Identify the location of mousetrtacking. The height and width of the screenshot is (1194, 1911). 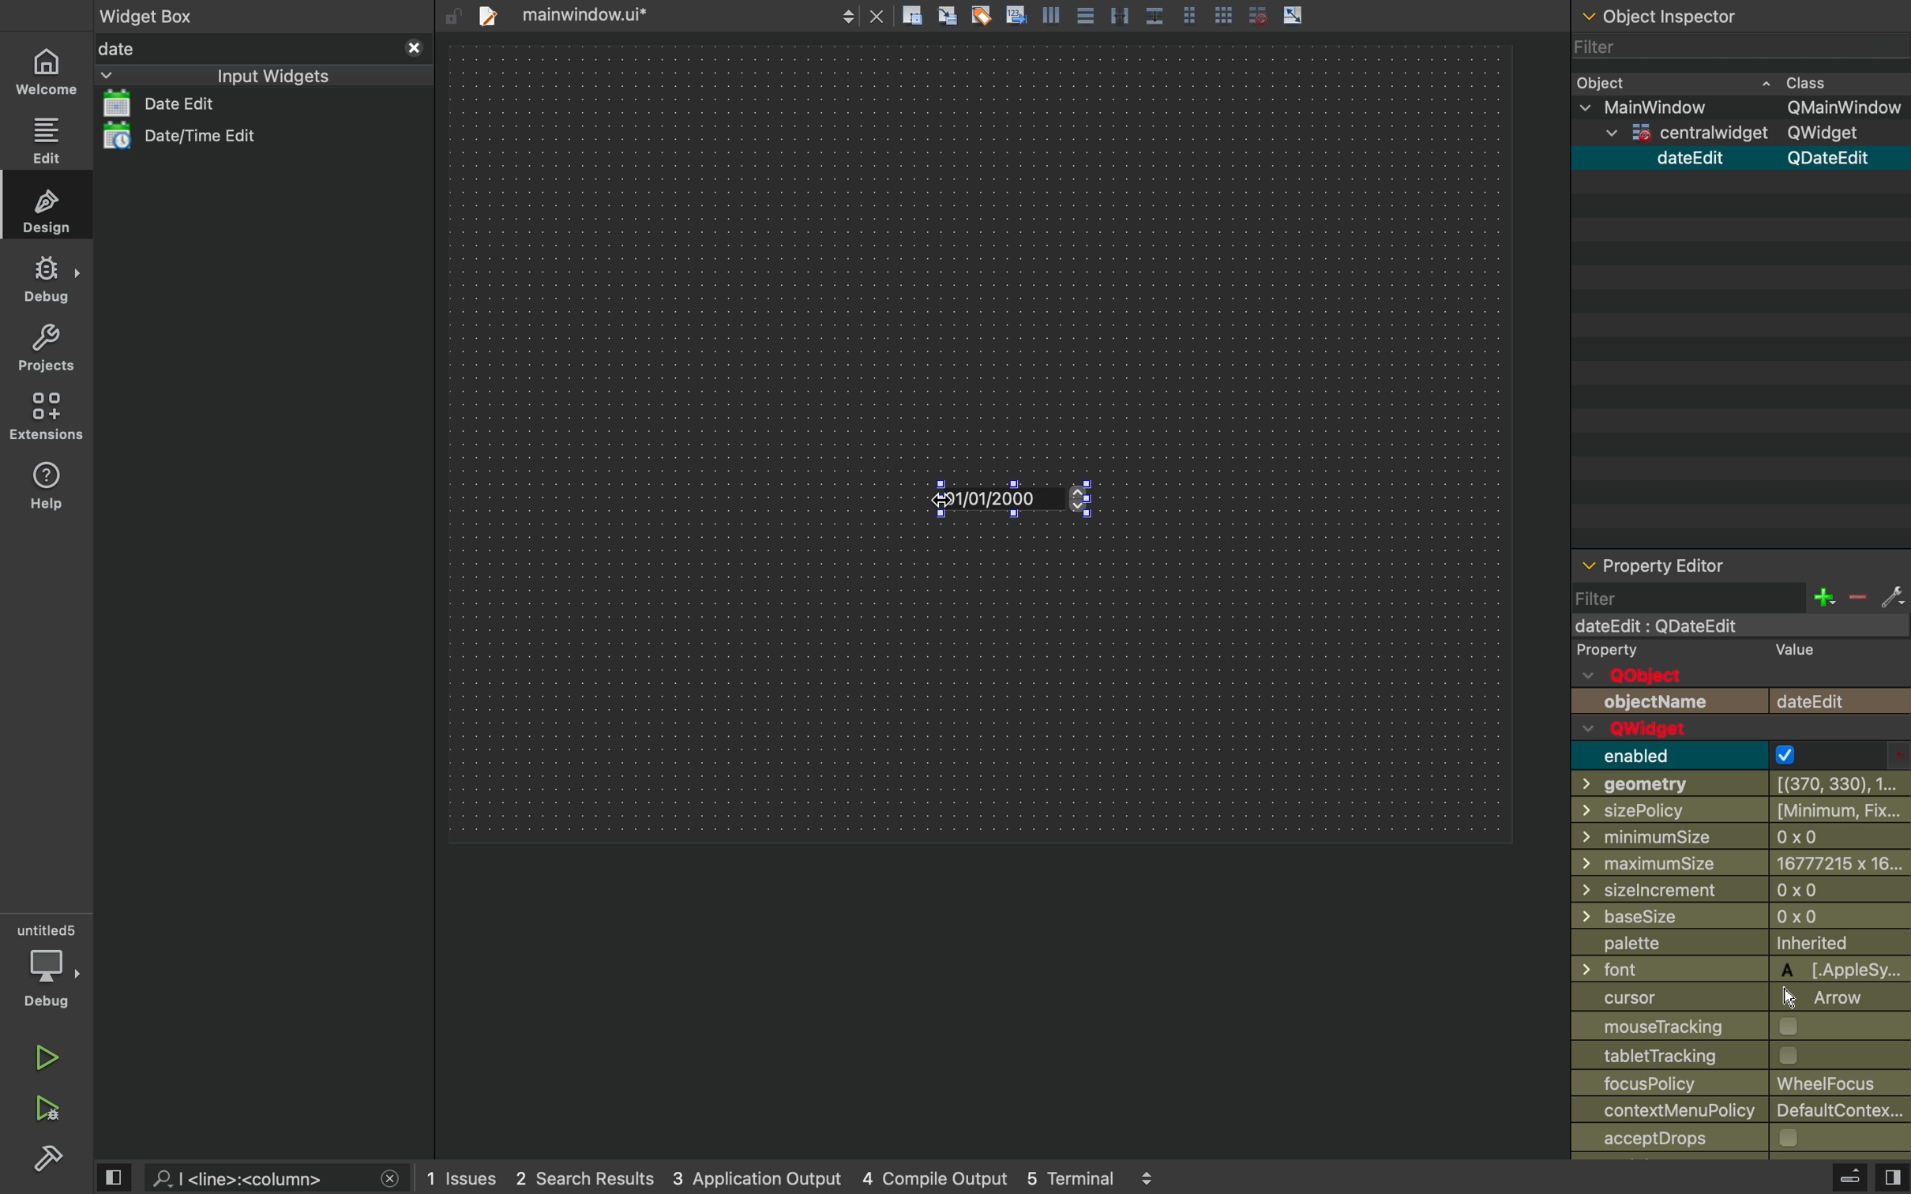
(1731, 1027).